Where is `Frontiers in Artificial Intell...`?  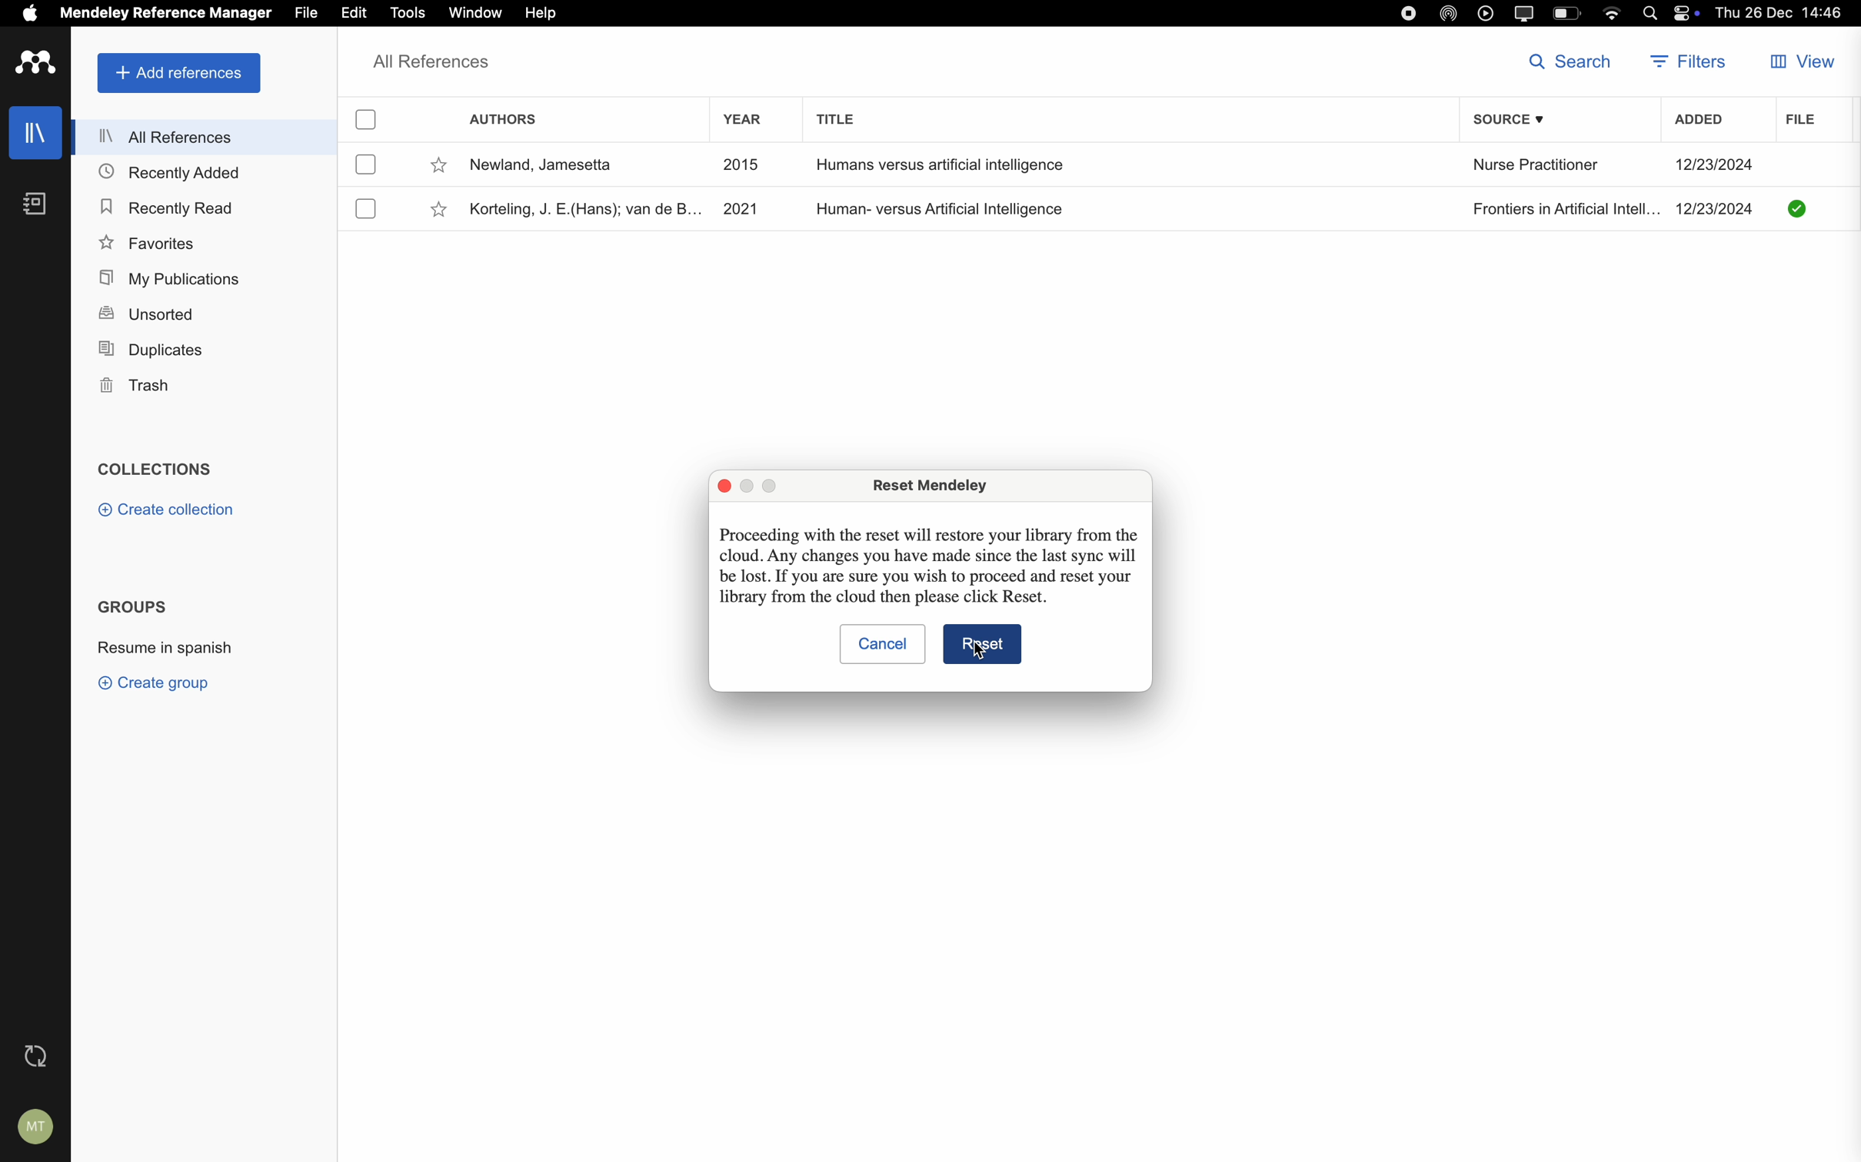
Frontiers in Artificial Intell... is located at coordinates (1553, 211).